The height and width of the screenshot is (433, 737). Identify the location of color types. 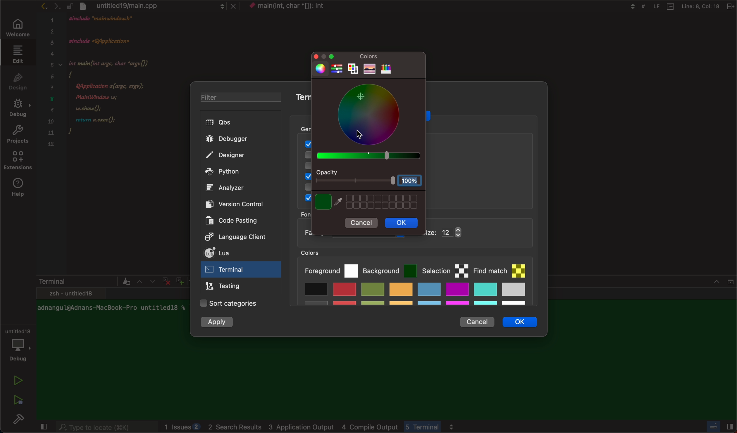
(361, 68).